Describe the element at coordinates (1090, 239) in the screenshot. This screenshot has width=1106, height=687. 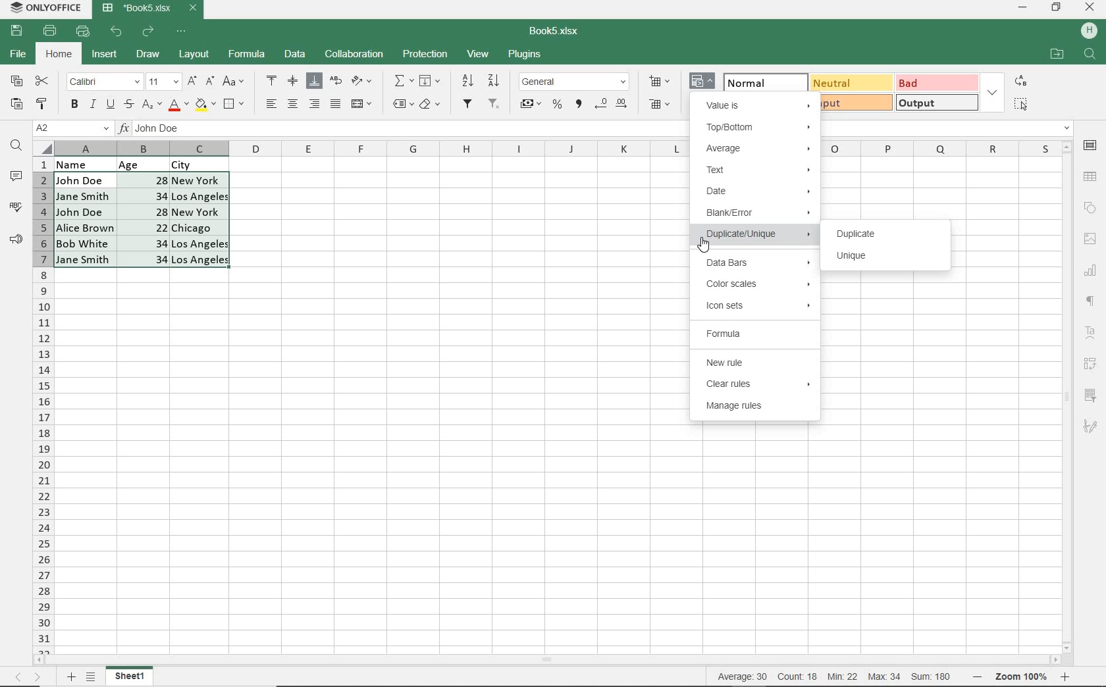
I see `IMAGE` at that location.